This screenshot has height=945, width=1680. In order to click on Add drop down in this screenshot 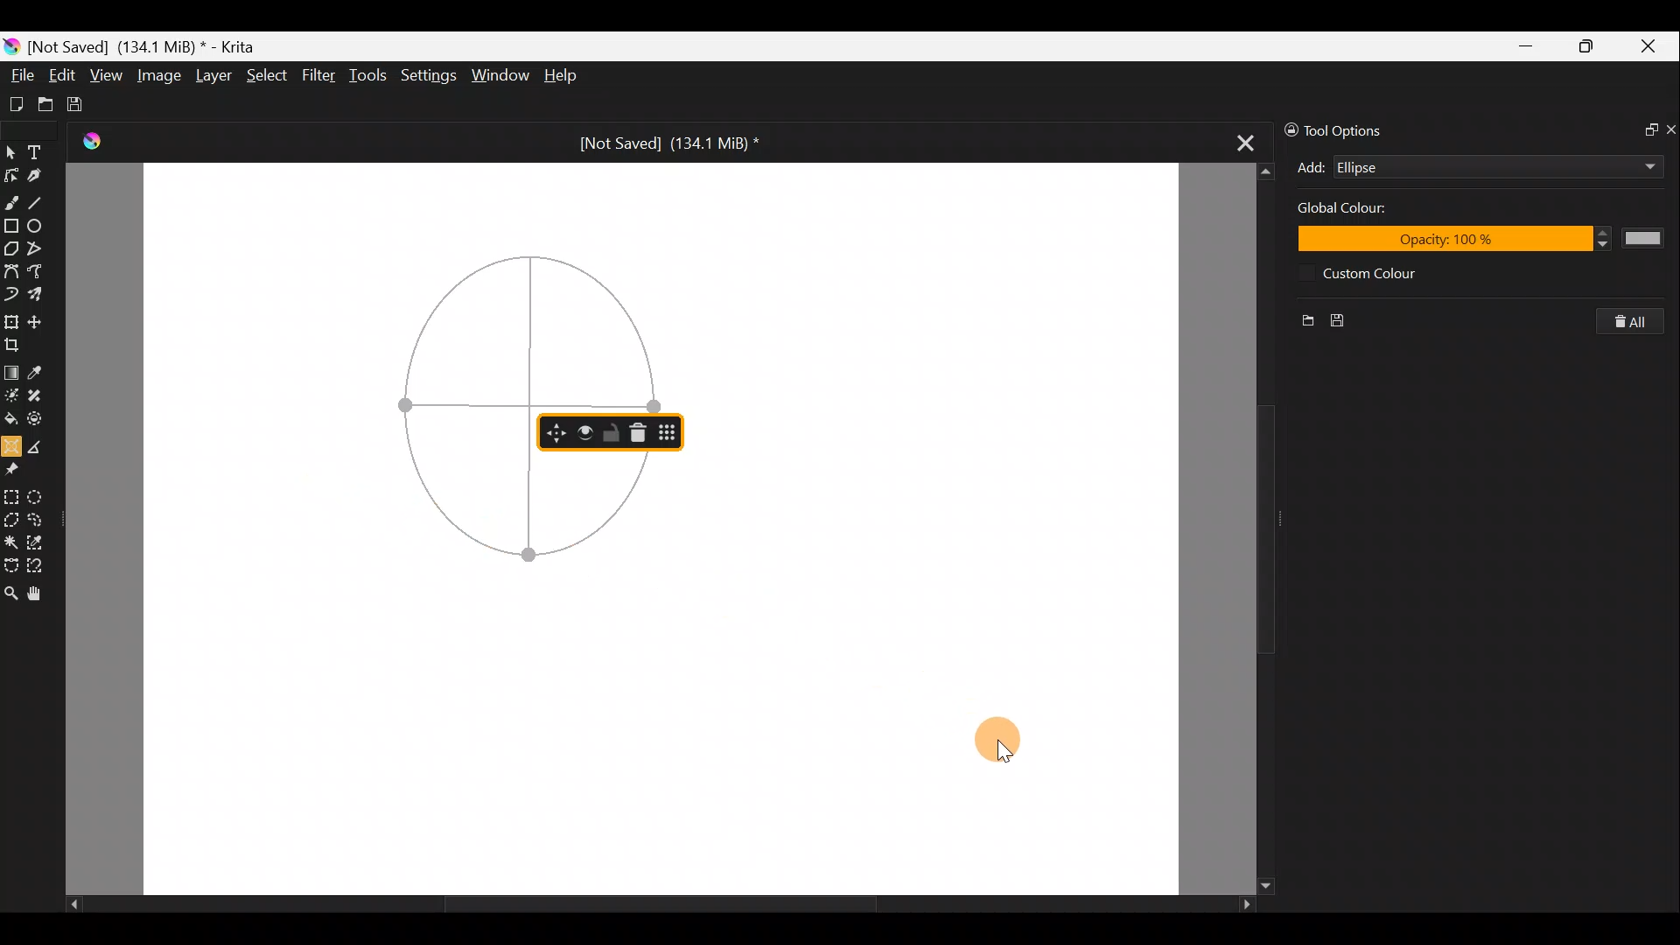, I will do `click(1634, 164)`.